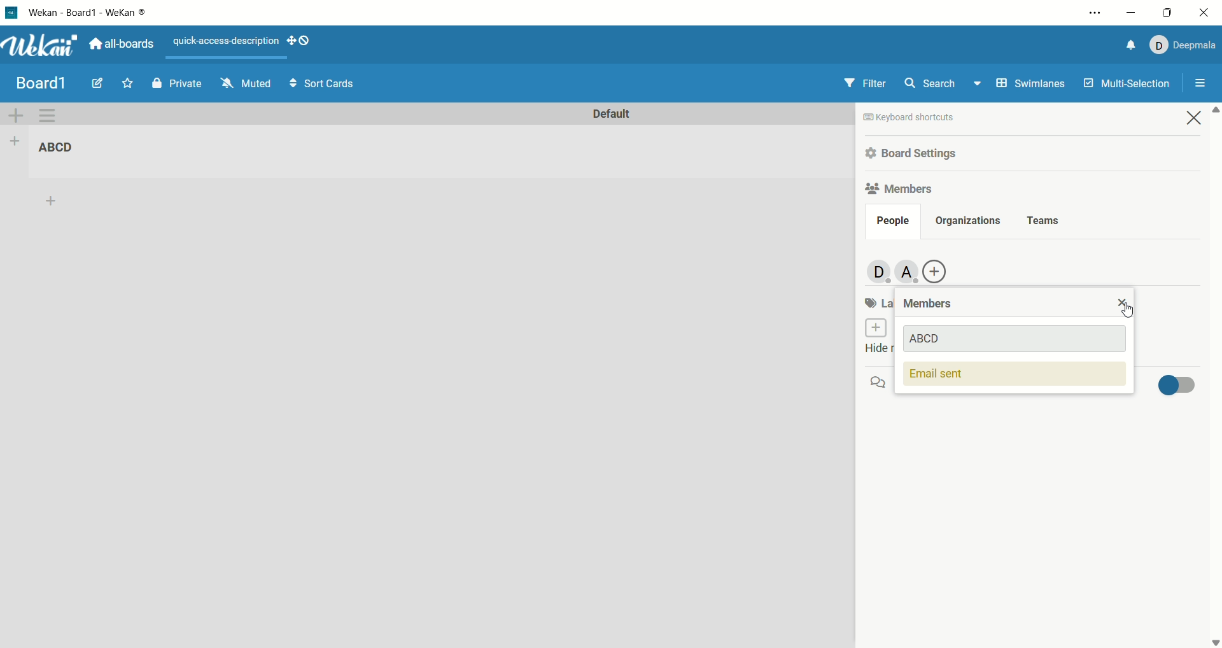 This screenshot has height=648, width=1222. Describe the element at coordinates (292, 42) in the screenshot. I see `show-desktop-drag-handles` at that location.